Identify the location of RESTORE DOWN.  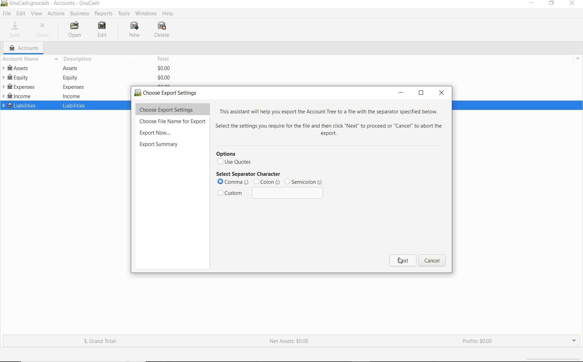
(551, 4).